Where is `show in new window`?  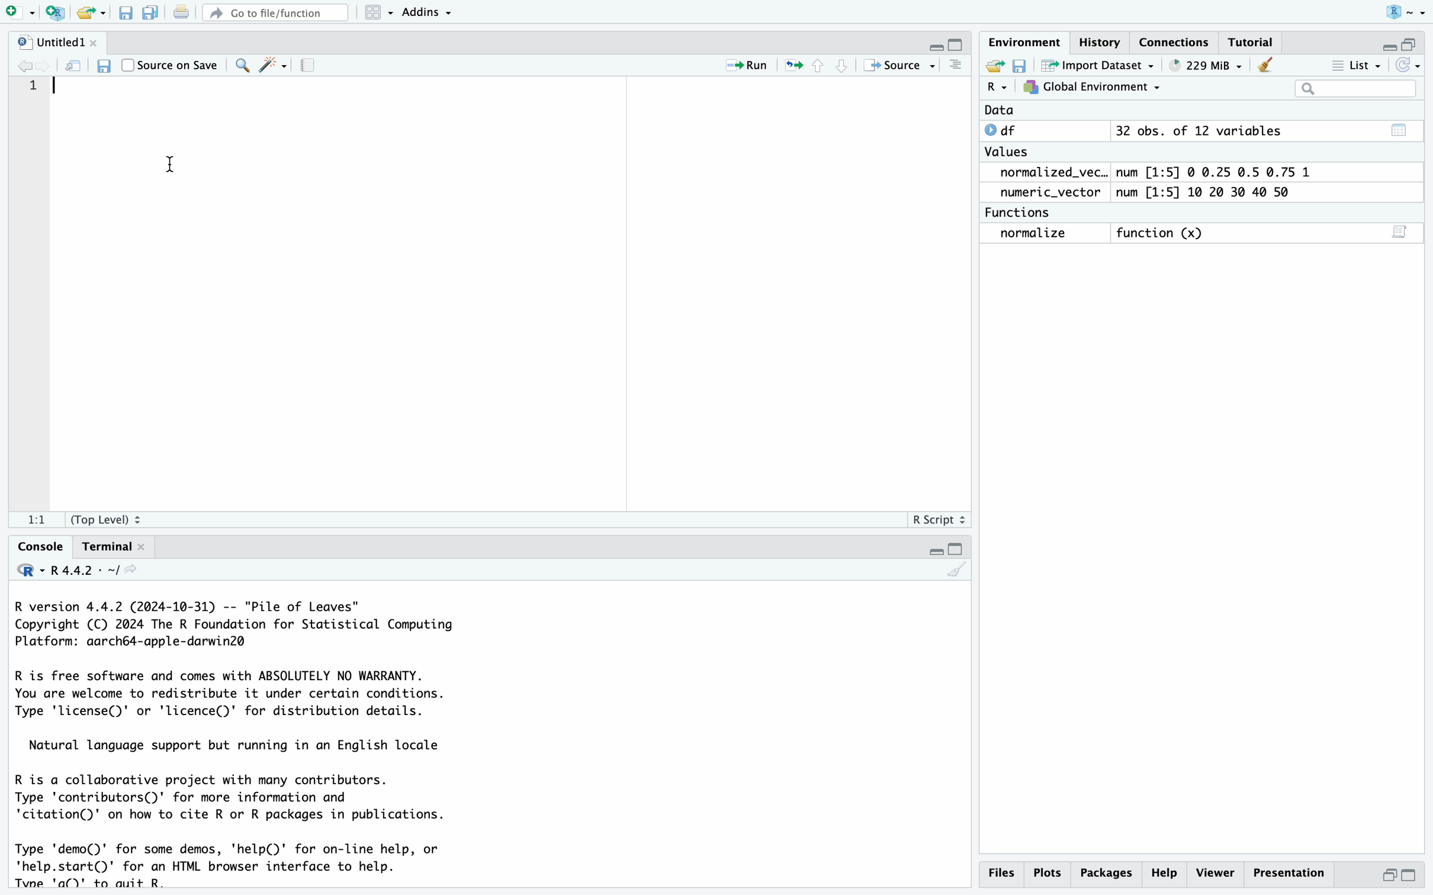
show in new window is located at coordinates (76, 66).